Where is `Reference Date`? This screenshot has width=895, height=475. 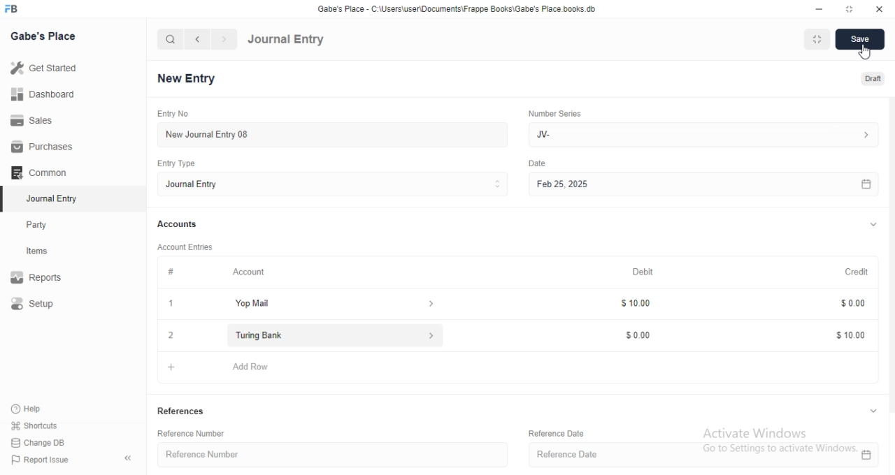 Reference Date is located at coordinates (702, 453).